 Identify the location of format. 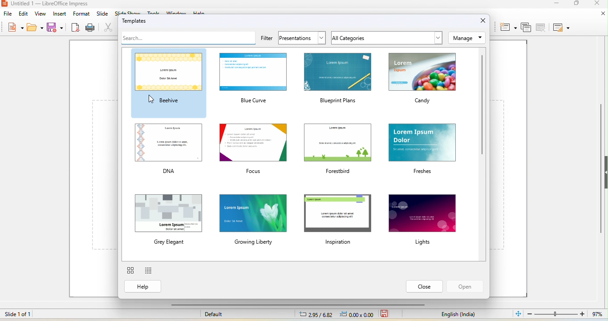
(82, 14).